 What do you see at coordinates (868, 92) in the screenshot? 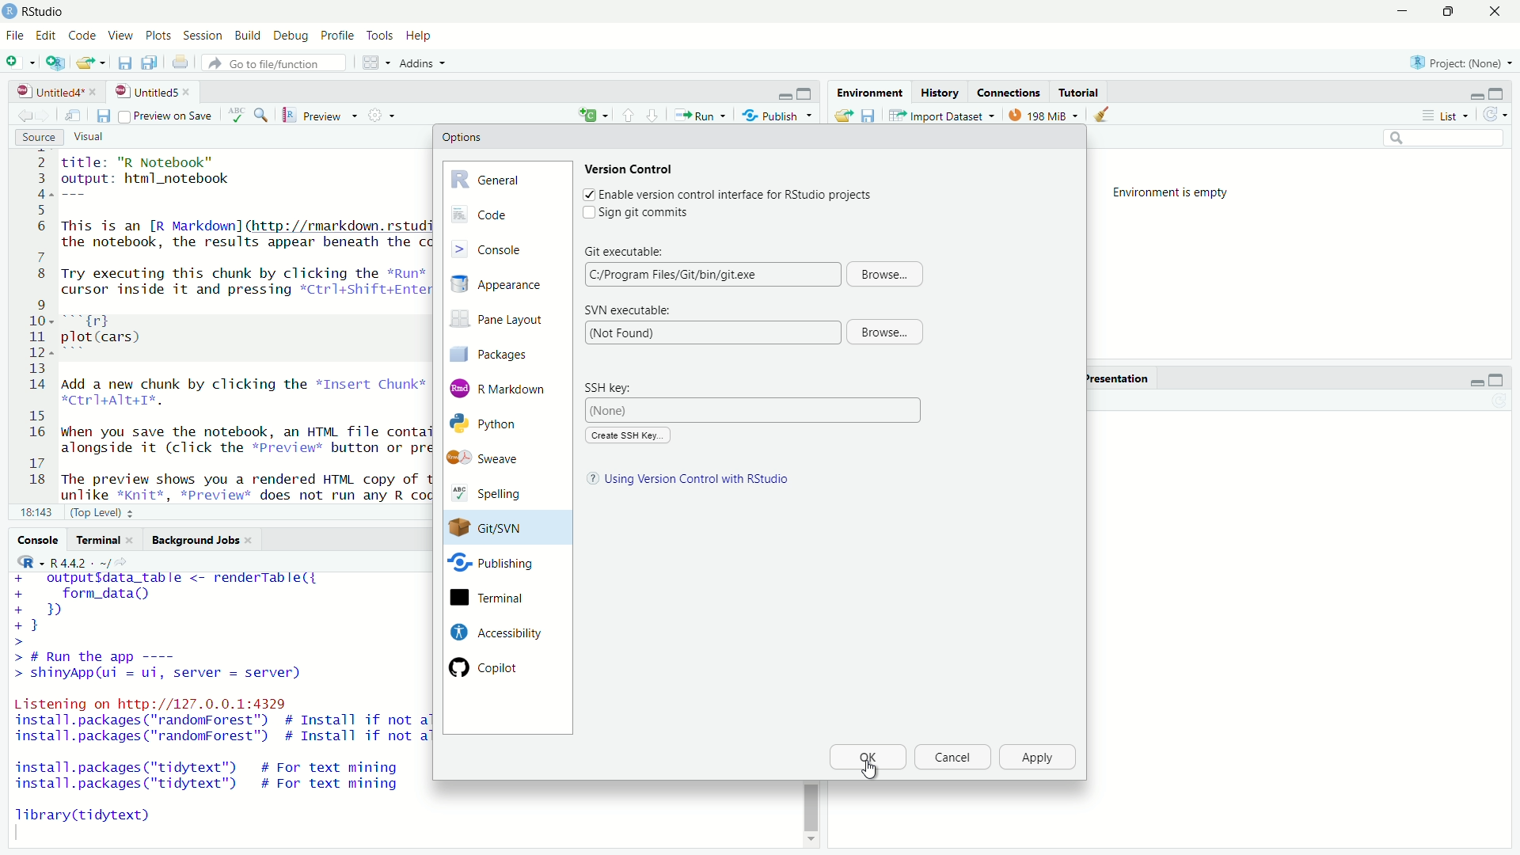
I see `Environment` at bounding box center [868, 92].